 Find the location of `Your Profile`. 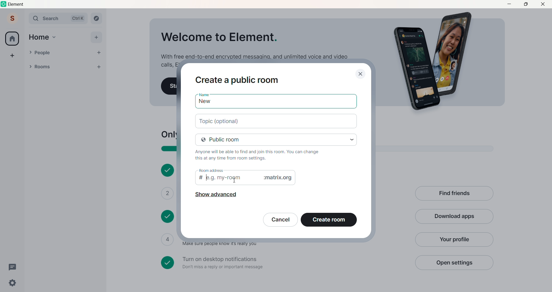

Your Profile is located at coordinates (453, 240).